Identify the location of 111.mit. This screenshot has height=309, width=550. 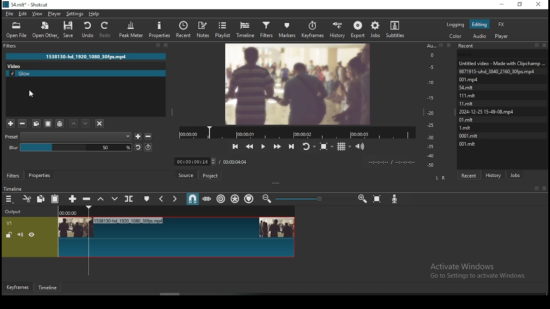
(473, 95).